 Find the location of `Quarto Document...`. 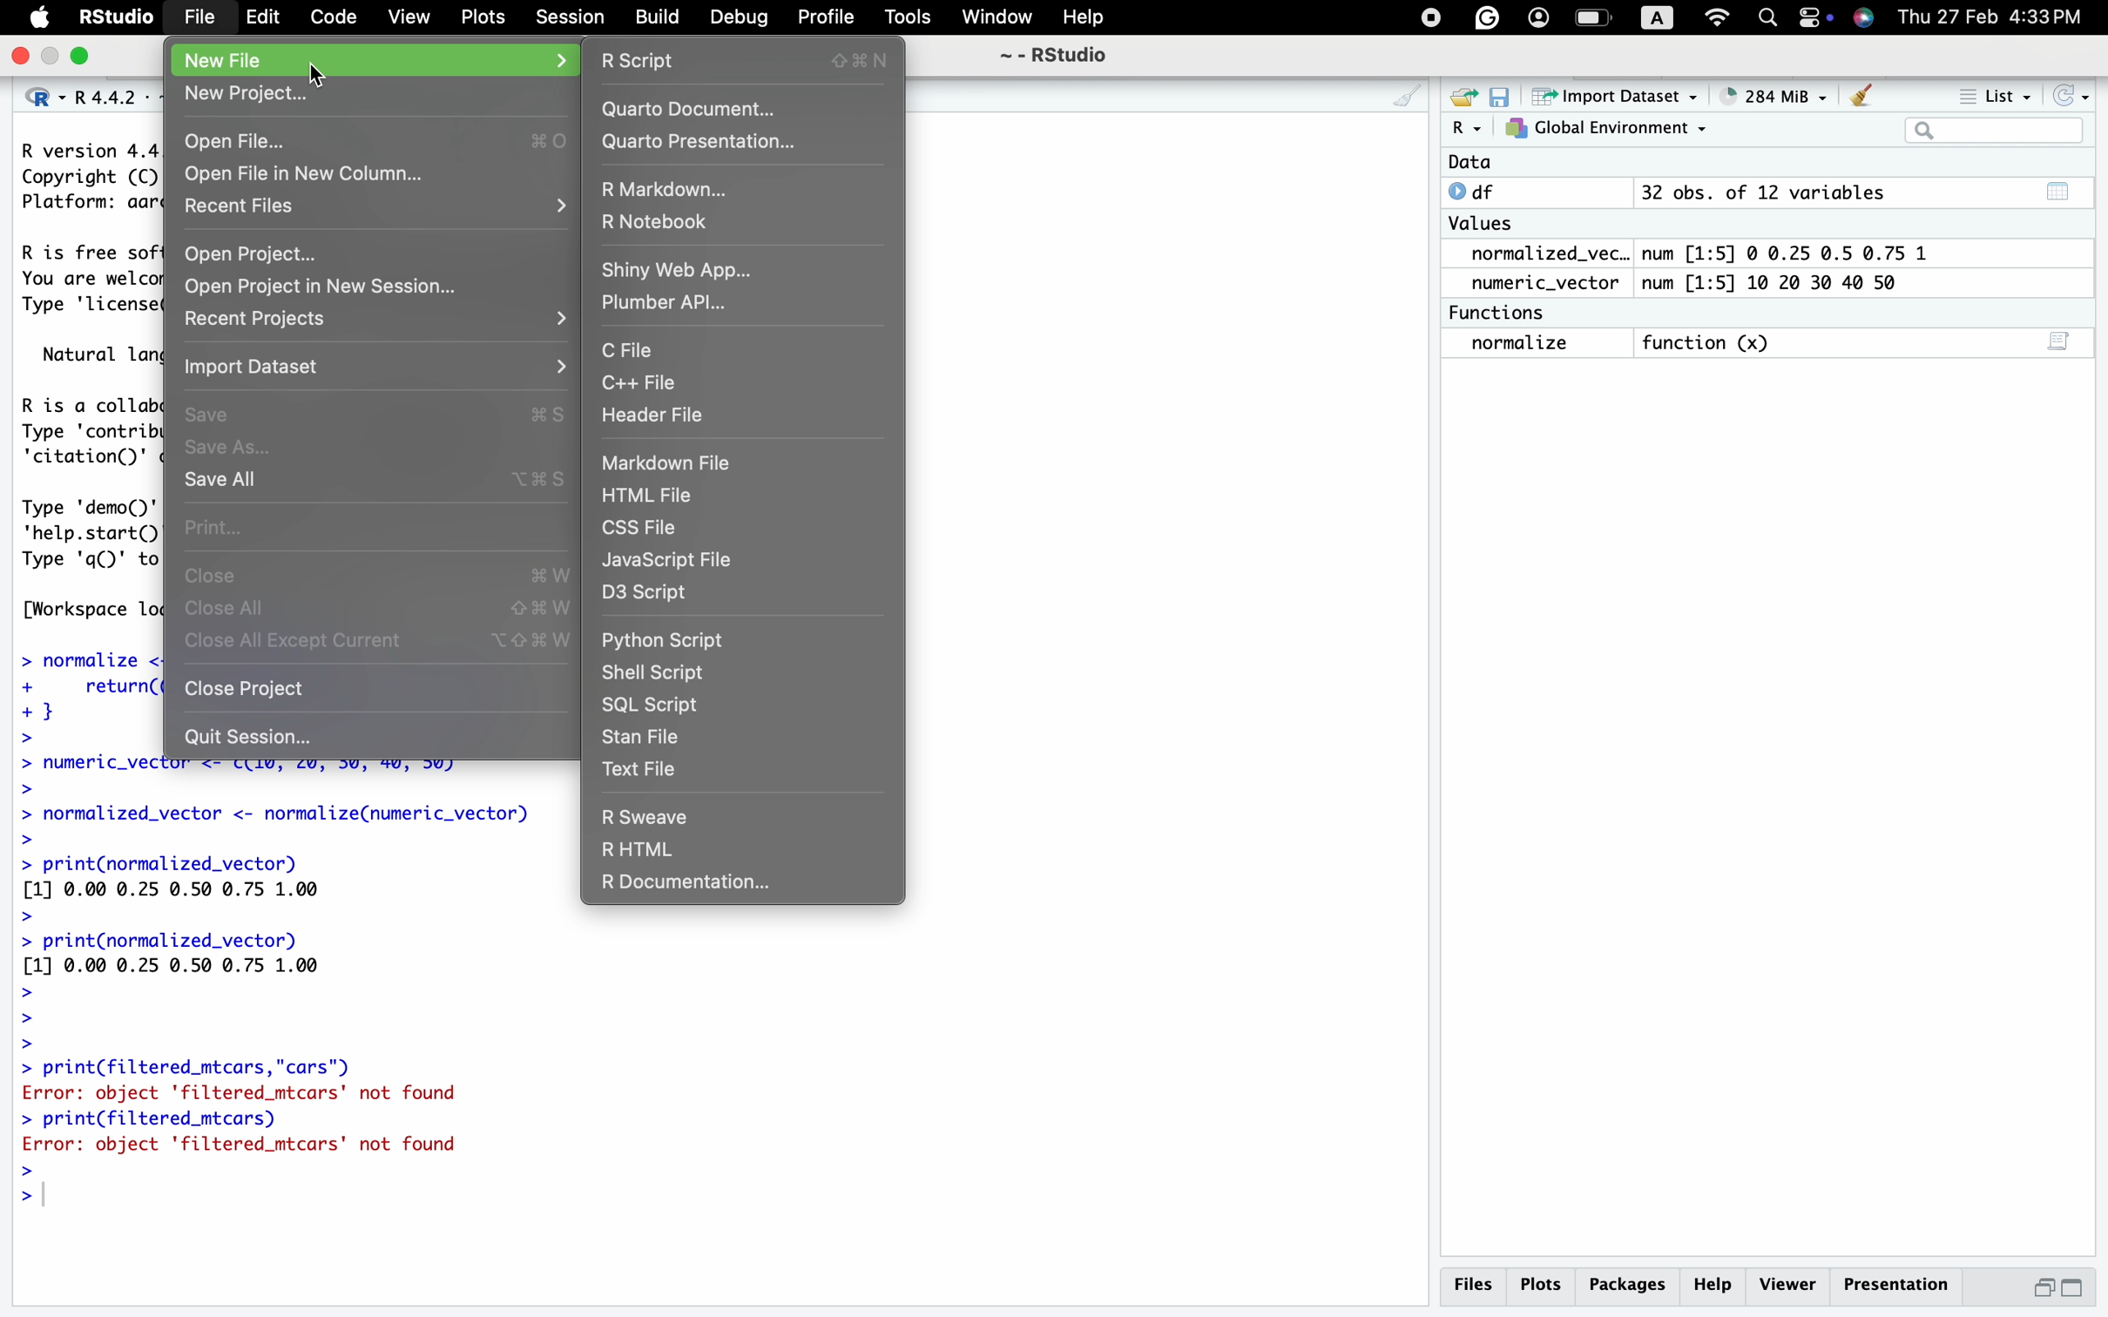

Quarto Document... is located at coordinates (691, 110).